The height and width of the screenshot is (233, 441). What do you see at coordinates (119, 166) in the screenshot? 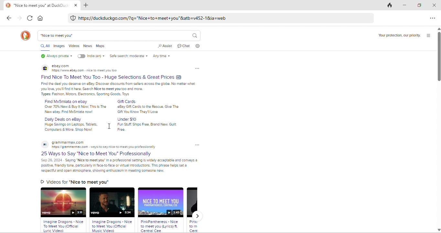
I see `25 Ways to Say "Nice to Meet You" Professionally

Sep 26.2024 - Saying "Nice to meet you" In 2 professional setting is widely acceptable and conveys &
poste. rend tone, parca i facetoace o ius rocco. Th vase helps Get &
Iespacti and open atmosphere, showing enthusiasm In MSting Someone new.` at bounding box center [119, 166].